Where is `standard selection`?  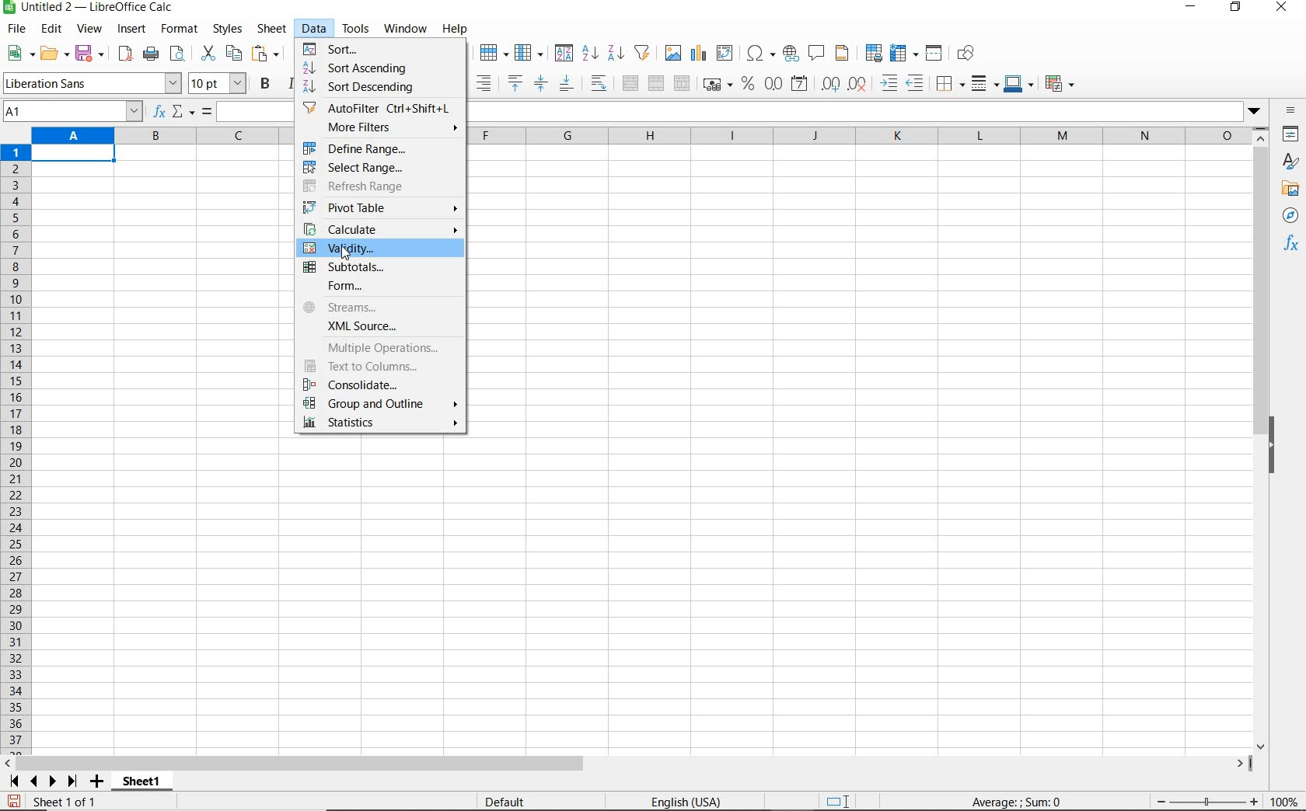
standard selection is located at coordinates (839, 802).